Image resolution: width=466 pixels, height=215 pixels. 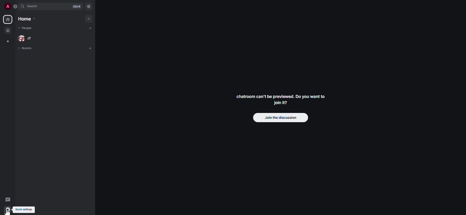 What do you see at coordinates (7, 19) in the screenshot?
I see `home` at bounding box center [7, 19].